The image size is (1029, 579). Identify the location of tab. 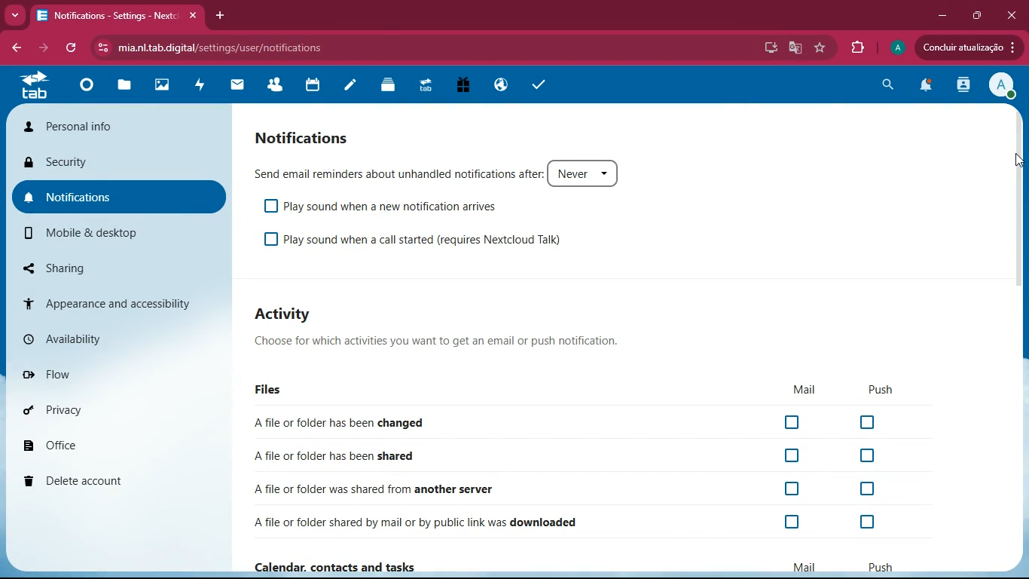
(36, 89).